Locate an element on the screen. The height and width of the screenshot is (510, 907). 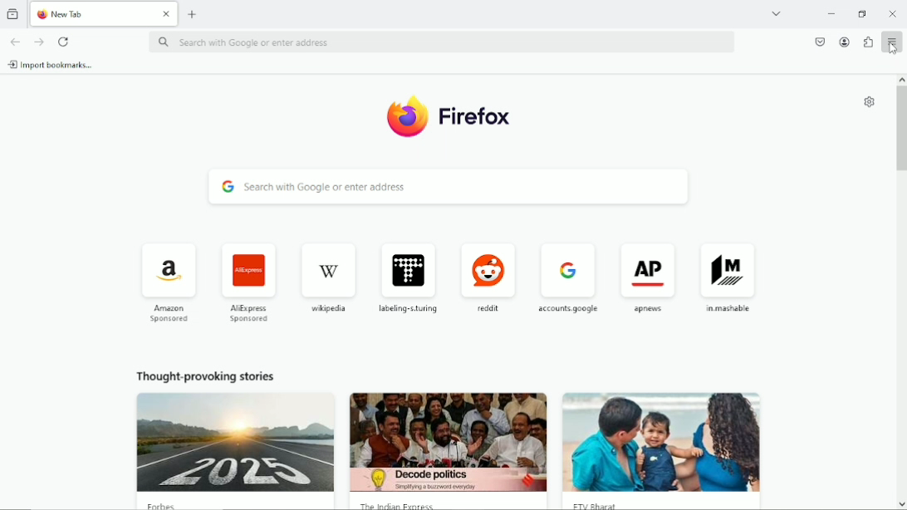
AliExpress is located at coordinates (248, 281).